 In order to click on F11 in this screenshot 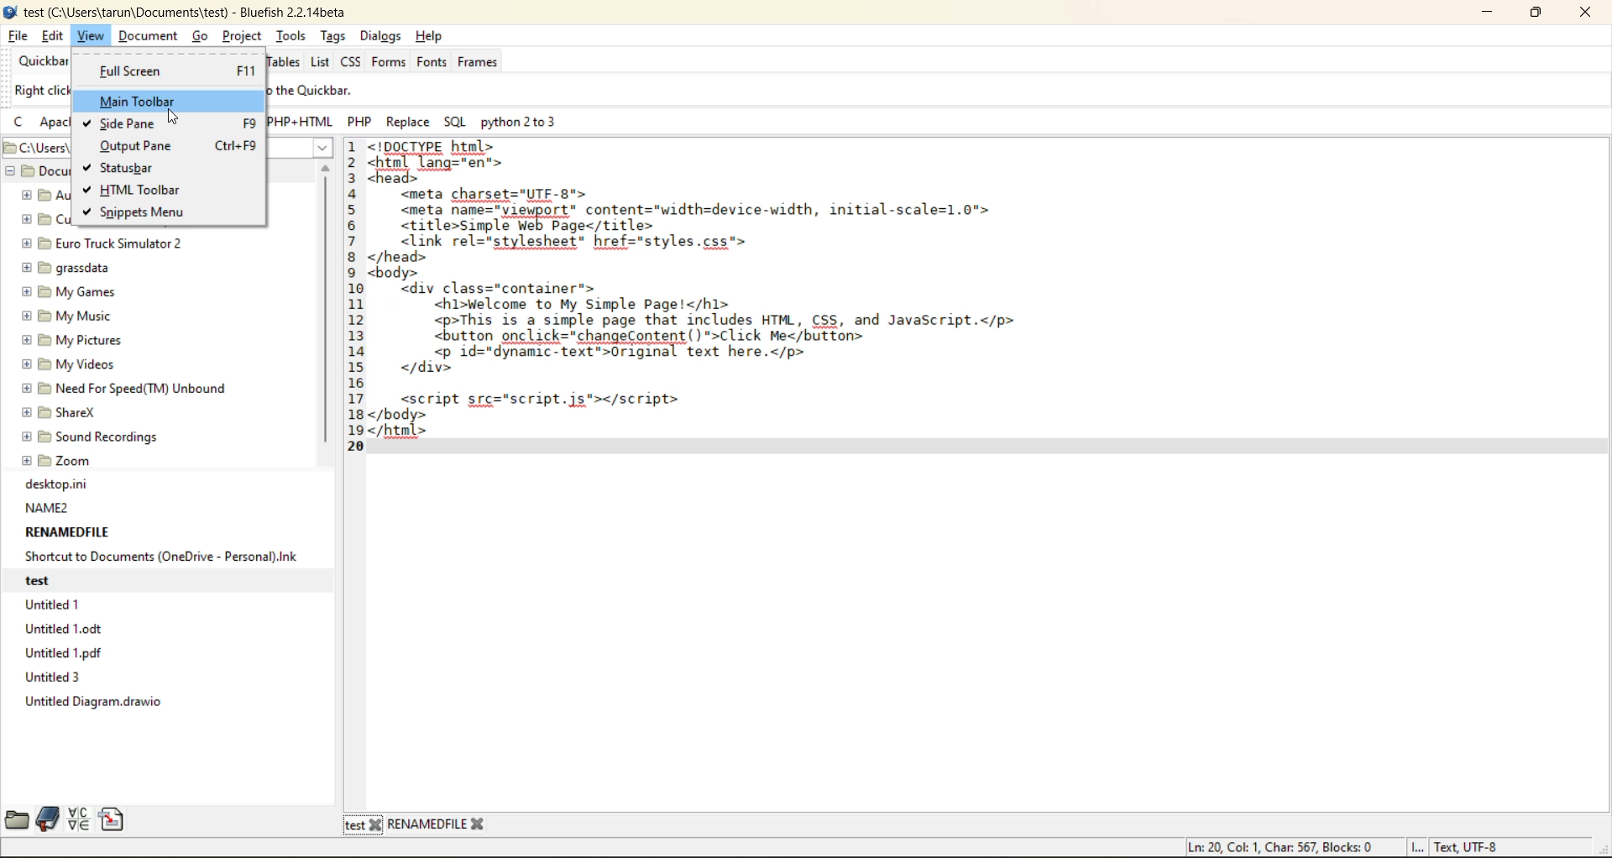, I will do `click(243, 74)`.